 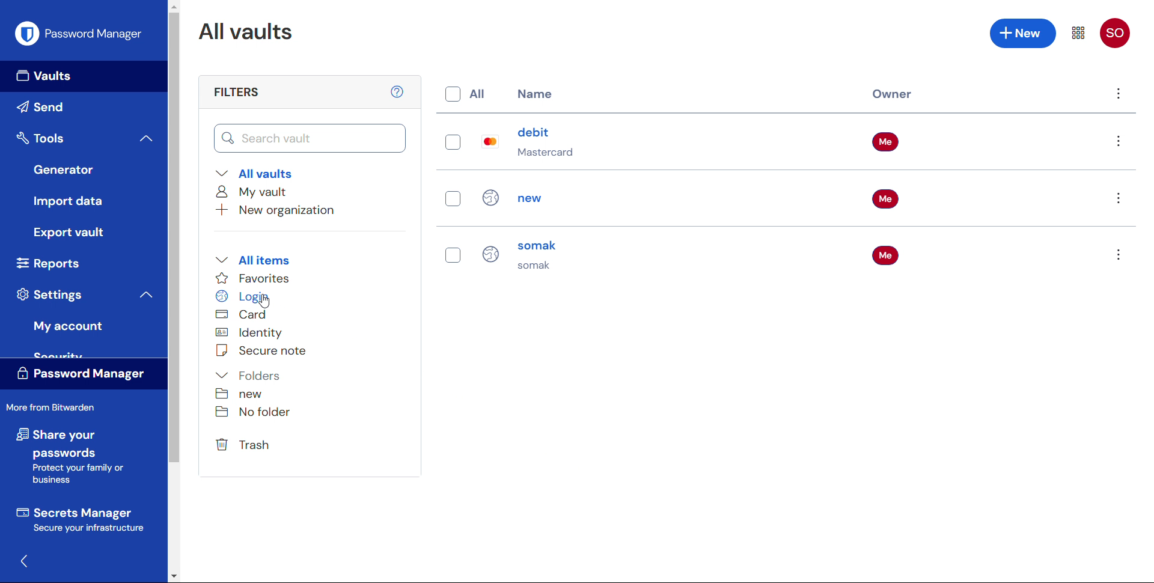 What do you see at coordinates (1117, 198) in the screenshot?
I see `Options` at bounding box center [1117, 198].